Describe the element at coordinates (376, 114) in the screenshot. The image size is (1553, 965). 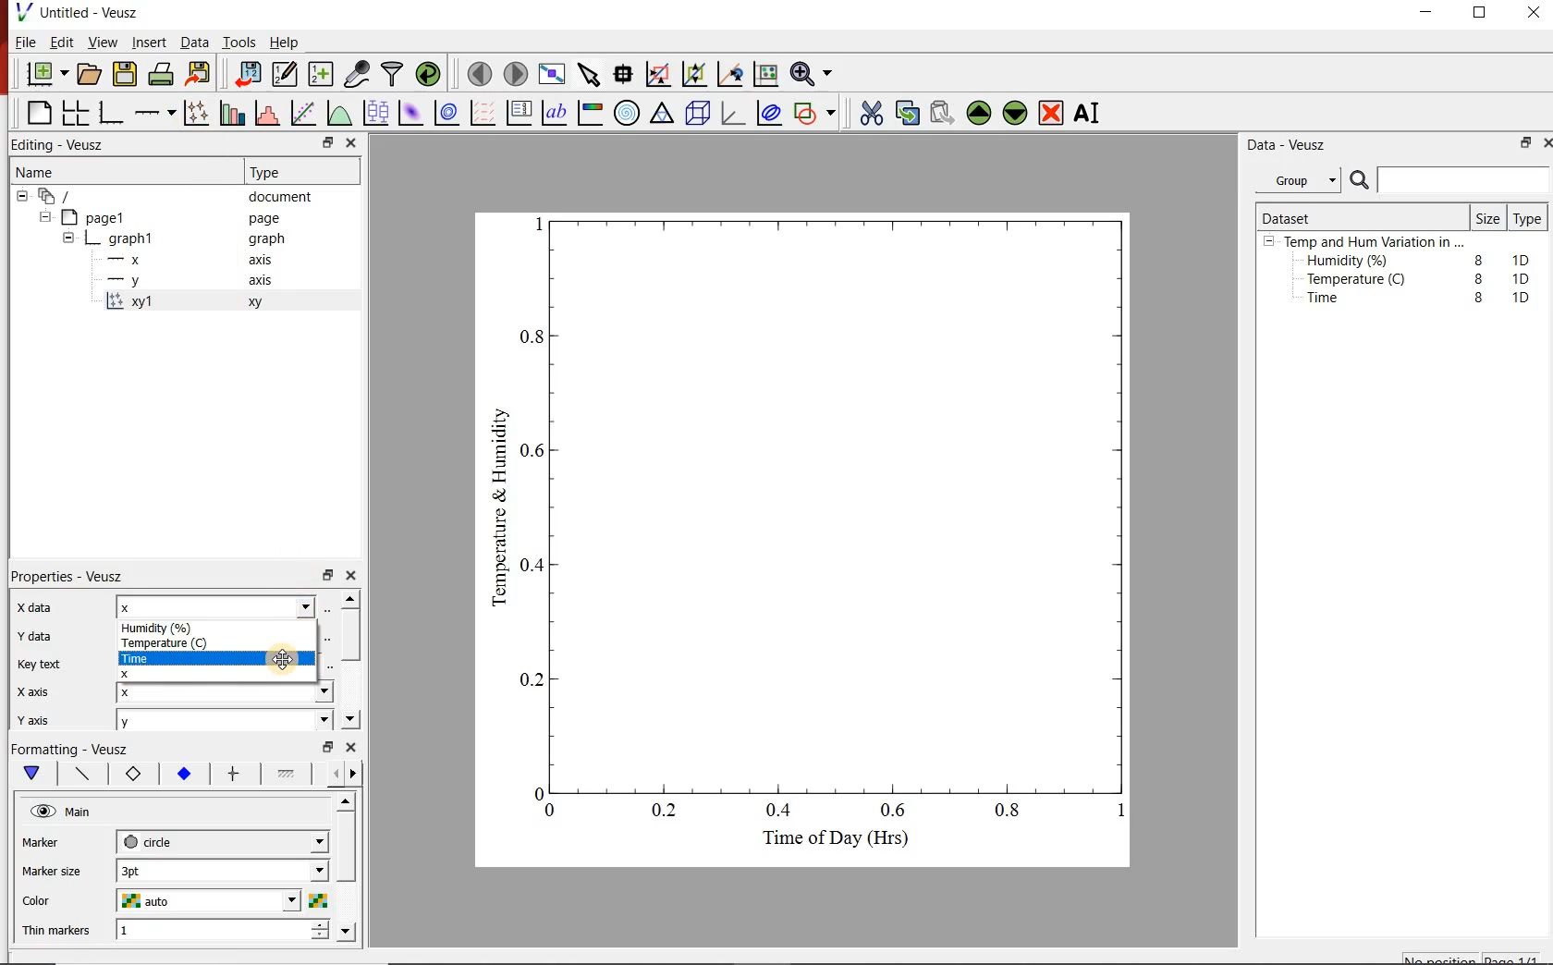
I see `plot box plots` at that location.